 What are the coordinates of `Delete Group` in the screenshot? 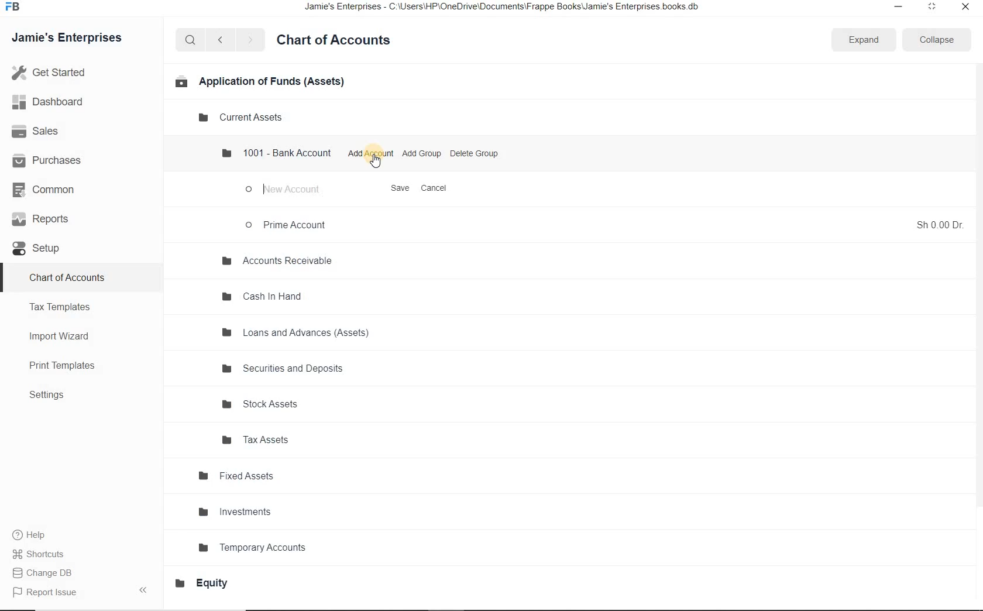 It's located at (475, 153).